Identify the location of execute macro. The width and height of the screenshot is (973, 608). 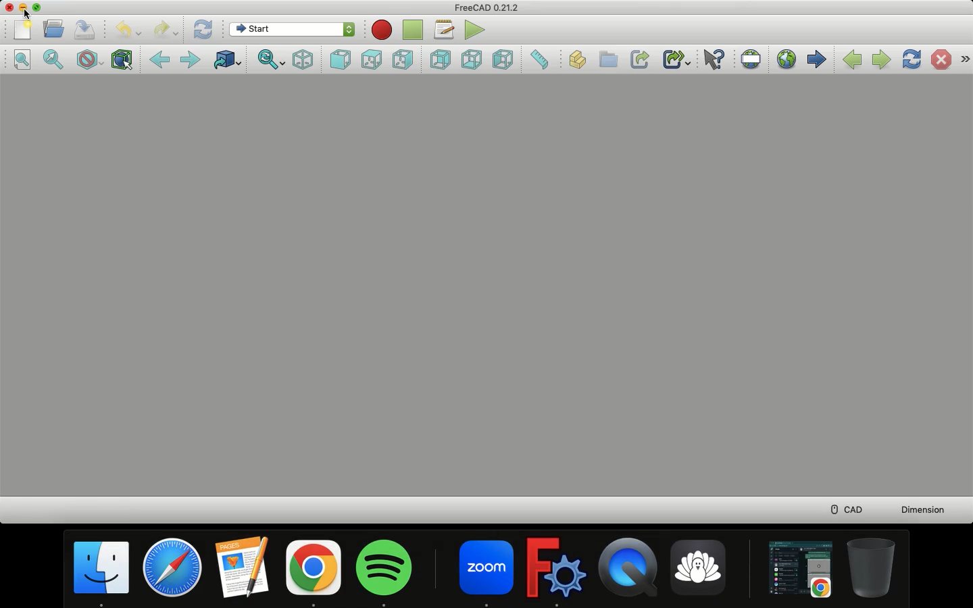
(477, 29).